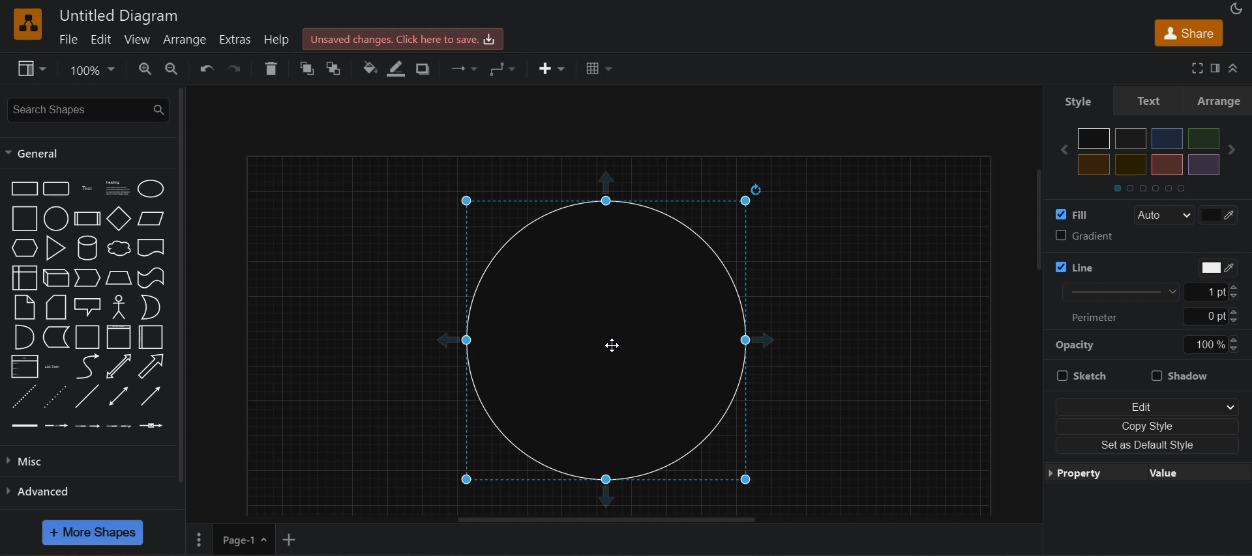 This screenshot has height=556, width=1252. What do you see at coordinates (1064, 150) in the screenshot?
I see `previous` at bounding box center [1064, 150].